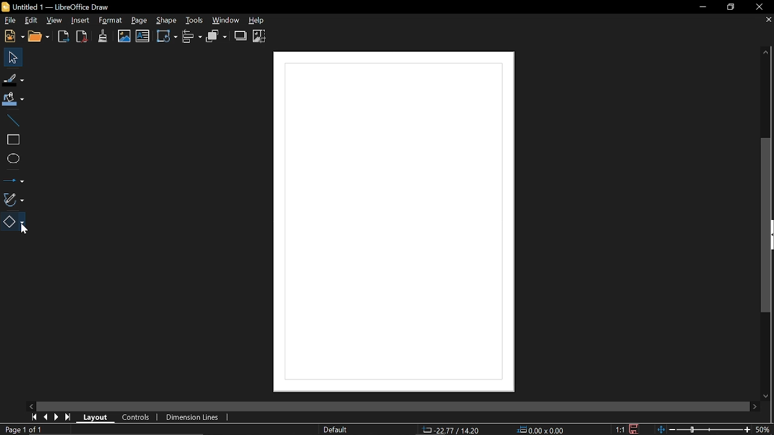 This screenshot has width=774, height=435. Describe the element at coordinates (25, 430) in the screenshot. I see `Current page` at that location.